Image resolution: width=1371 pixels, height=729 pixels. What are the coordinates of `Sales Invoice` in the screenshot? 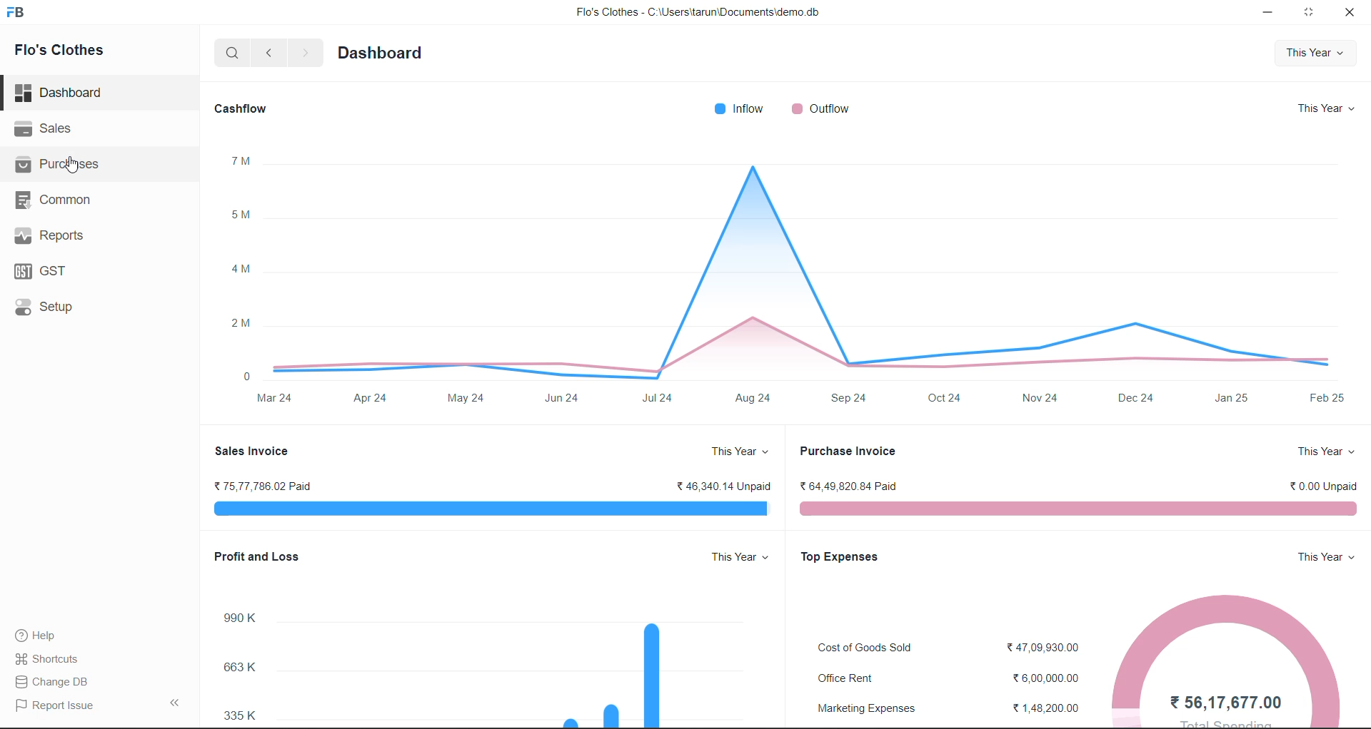 It's located at (251, 451).